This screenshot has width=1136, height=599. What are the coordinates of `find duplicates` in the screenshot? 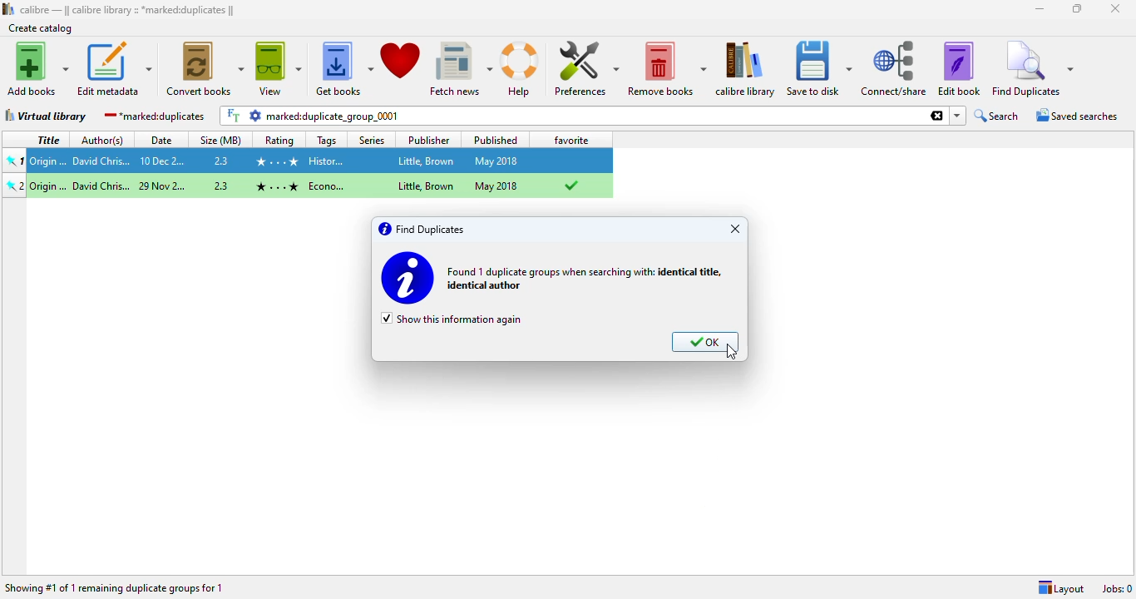 It's located at (422, 229).